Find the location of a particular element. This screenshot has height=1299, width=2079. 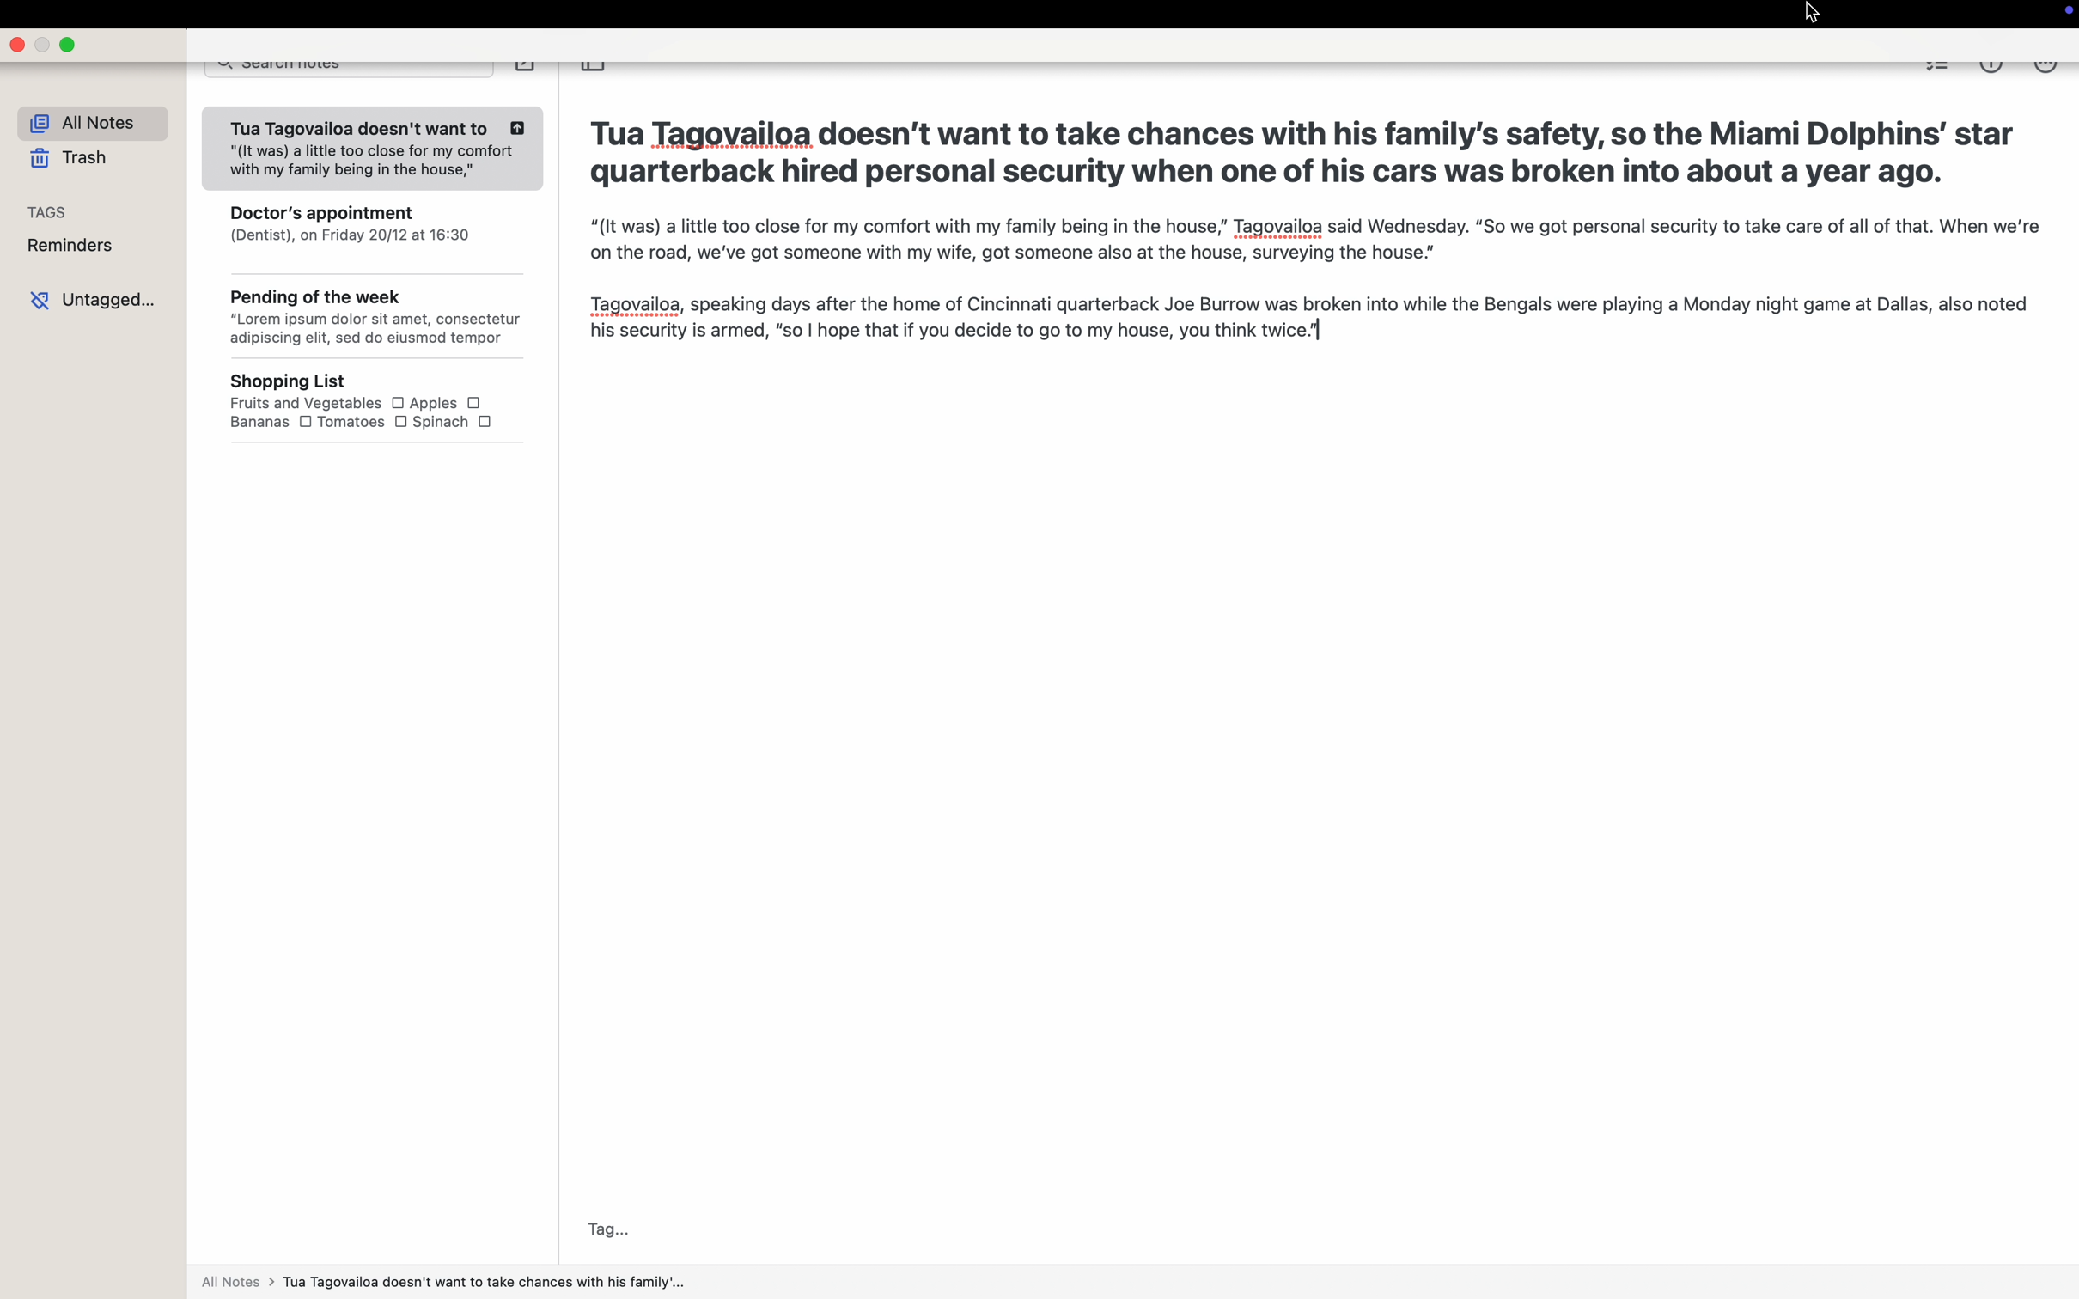

maximize app is located at coordinates (69, 46).